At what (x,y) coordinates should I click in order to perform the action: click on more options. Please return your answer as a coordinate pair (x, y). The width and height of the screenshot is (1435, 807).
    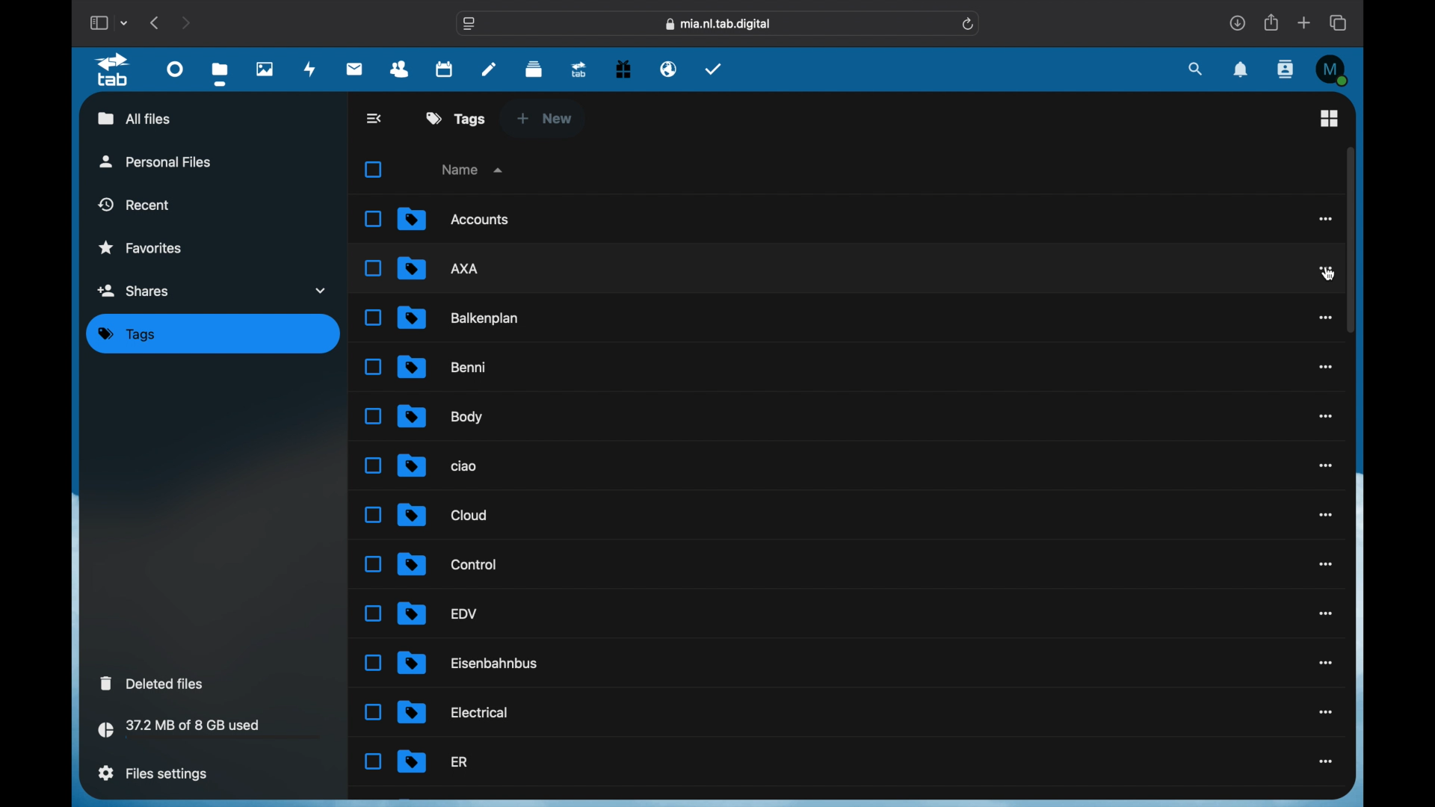
    Looking at the image, I should click on (1327, 563).